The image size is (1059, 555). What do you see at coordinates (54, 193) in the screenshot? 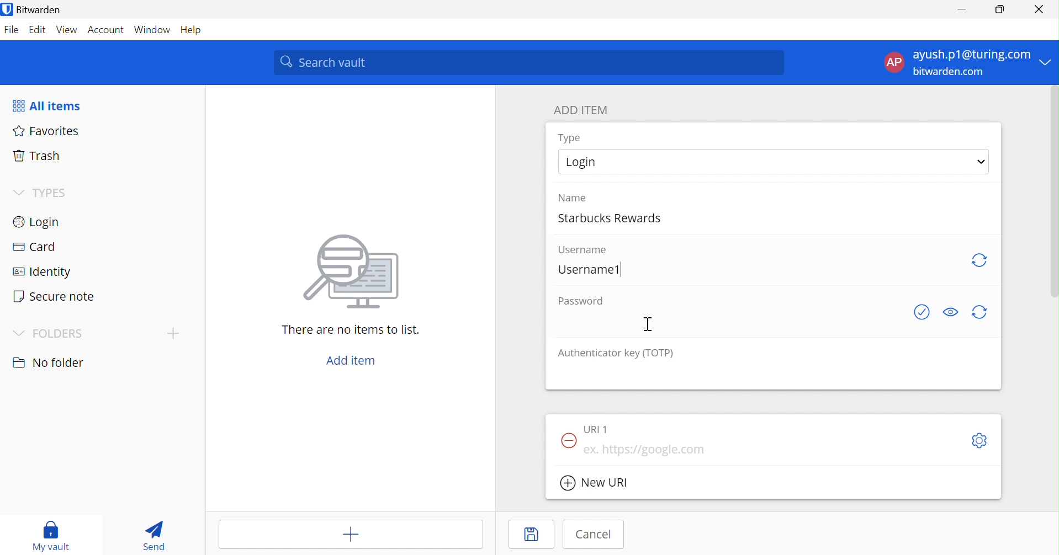
I see `TYPES` at bounding box center [54, 193].